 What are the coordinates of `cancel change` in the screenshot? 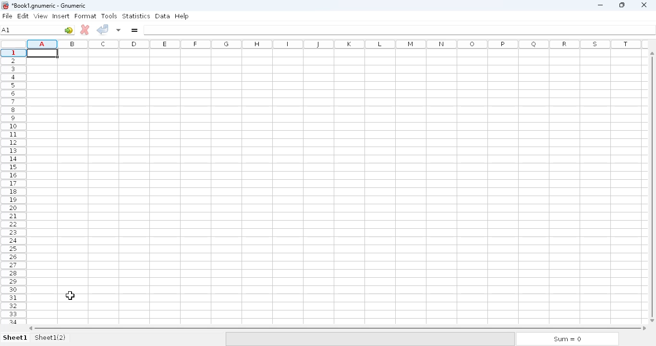 It's located at (85, 30).